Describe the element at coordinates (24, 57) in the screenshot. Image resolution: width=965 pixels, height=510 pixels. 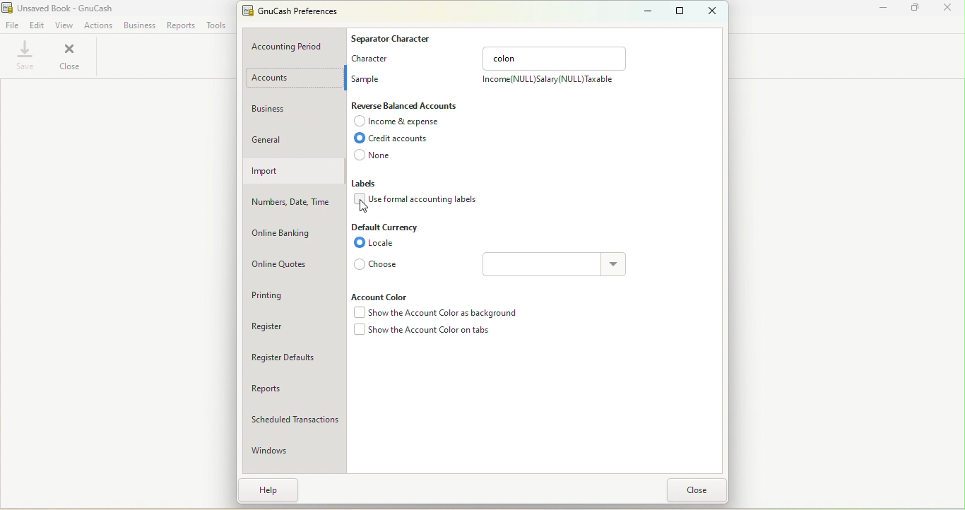
I see `Save` at that location.